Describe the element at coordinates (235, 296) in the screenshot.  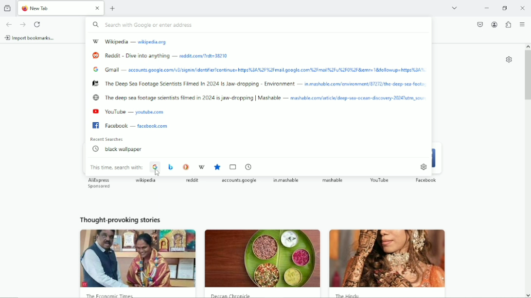
I see `deccan chronicle` at that location.